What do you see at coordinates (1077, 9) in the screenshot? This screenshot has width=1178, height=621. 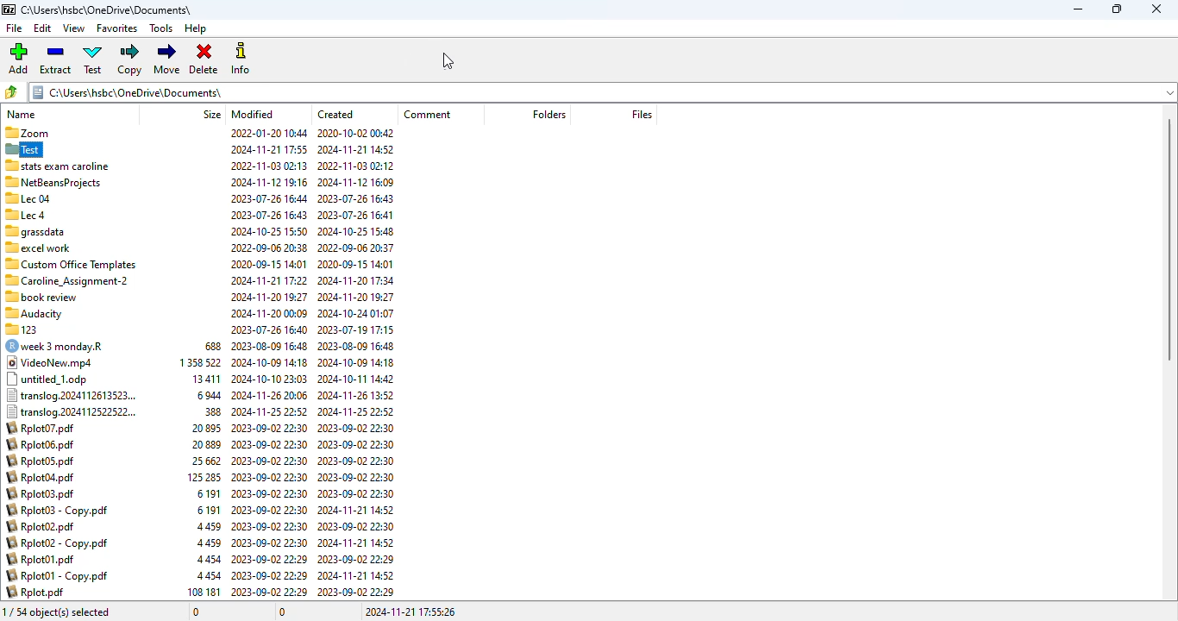 I see `minimize` at bounding box center [1077, 9].